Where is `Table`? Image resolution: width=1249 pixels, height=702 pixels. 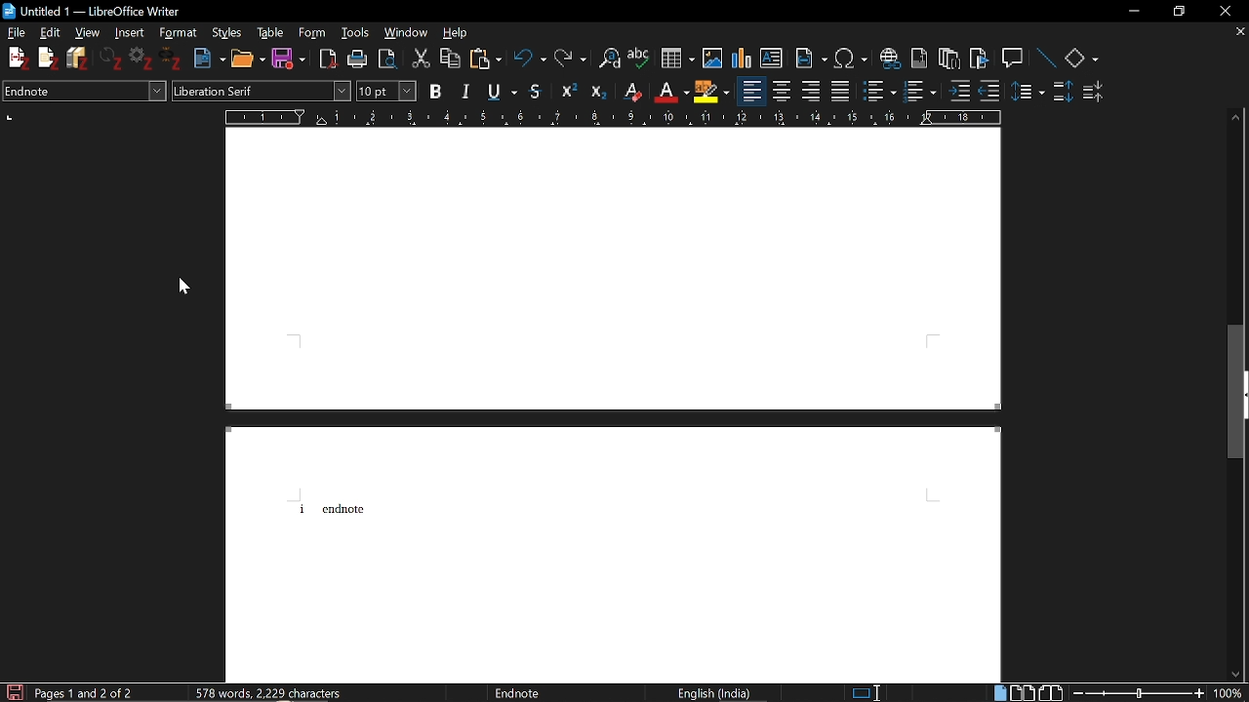 Table is located at coordinates (270, 32).